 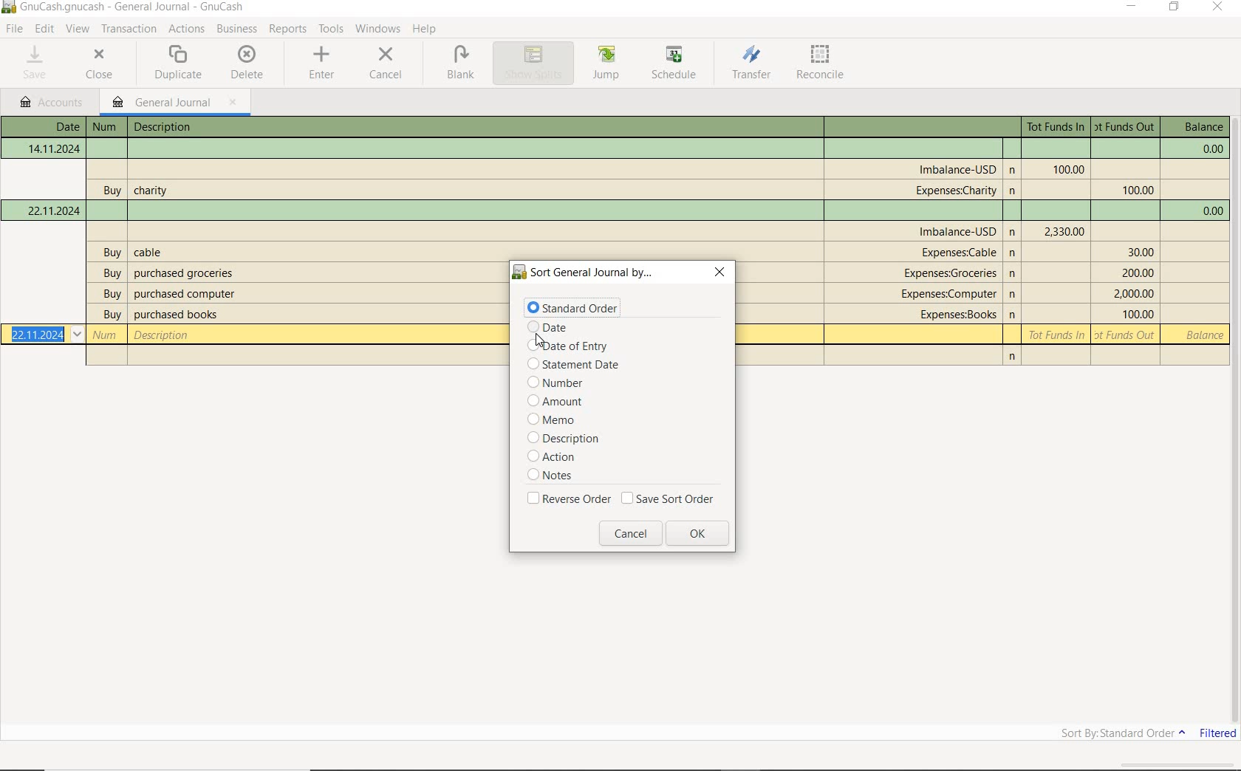 I want to click on SHOW SPLITS, so click(x=534, y=63).